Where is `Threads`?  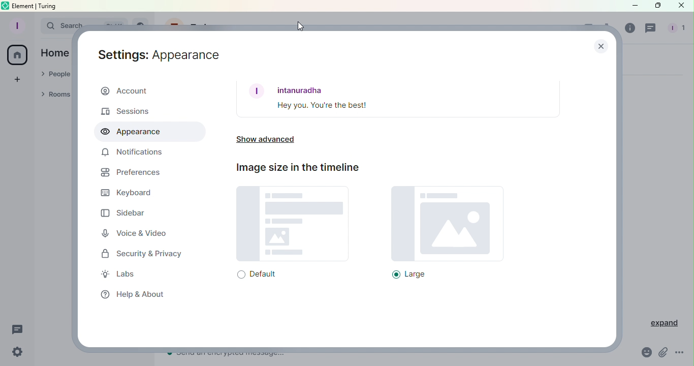
Threads is located at coordinates (652, 28).